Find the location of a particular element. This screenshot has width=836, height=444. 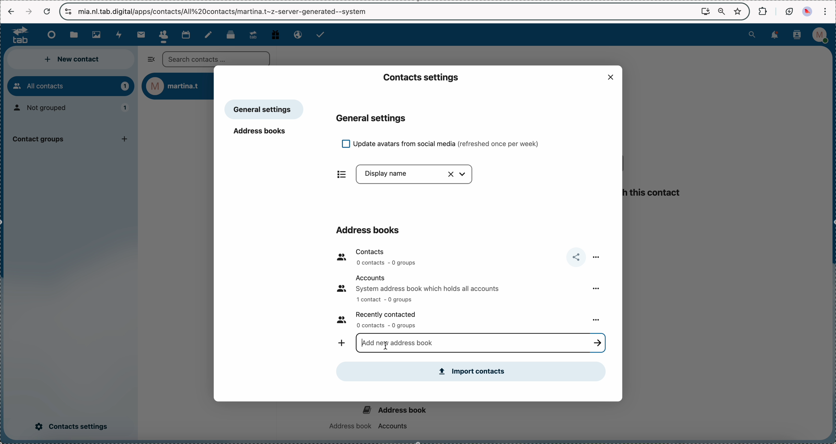

this contact is located at coordinates (654, 193).